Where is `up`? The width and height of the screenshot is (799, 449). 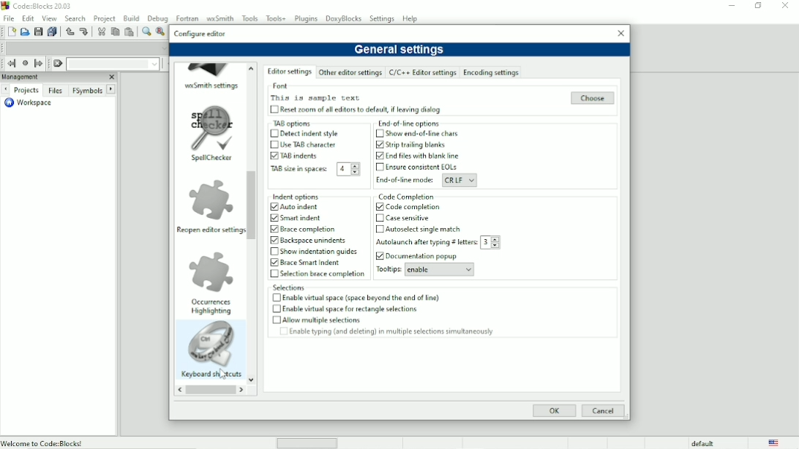
up is located at coordinates (250, 67).